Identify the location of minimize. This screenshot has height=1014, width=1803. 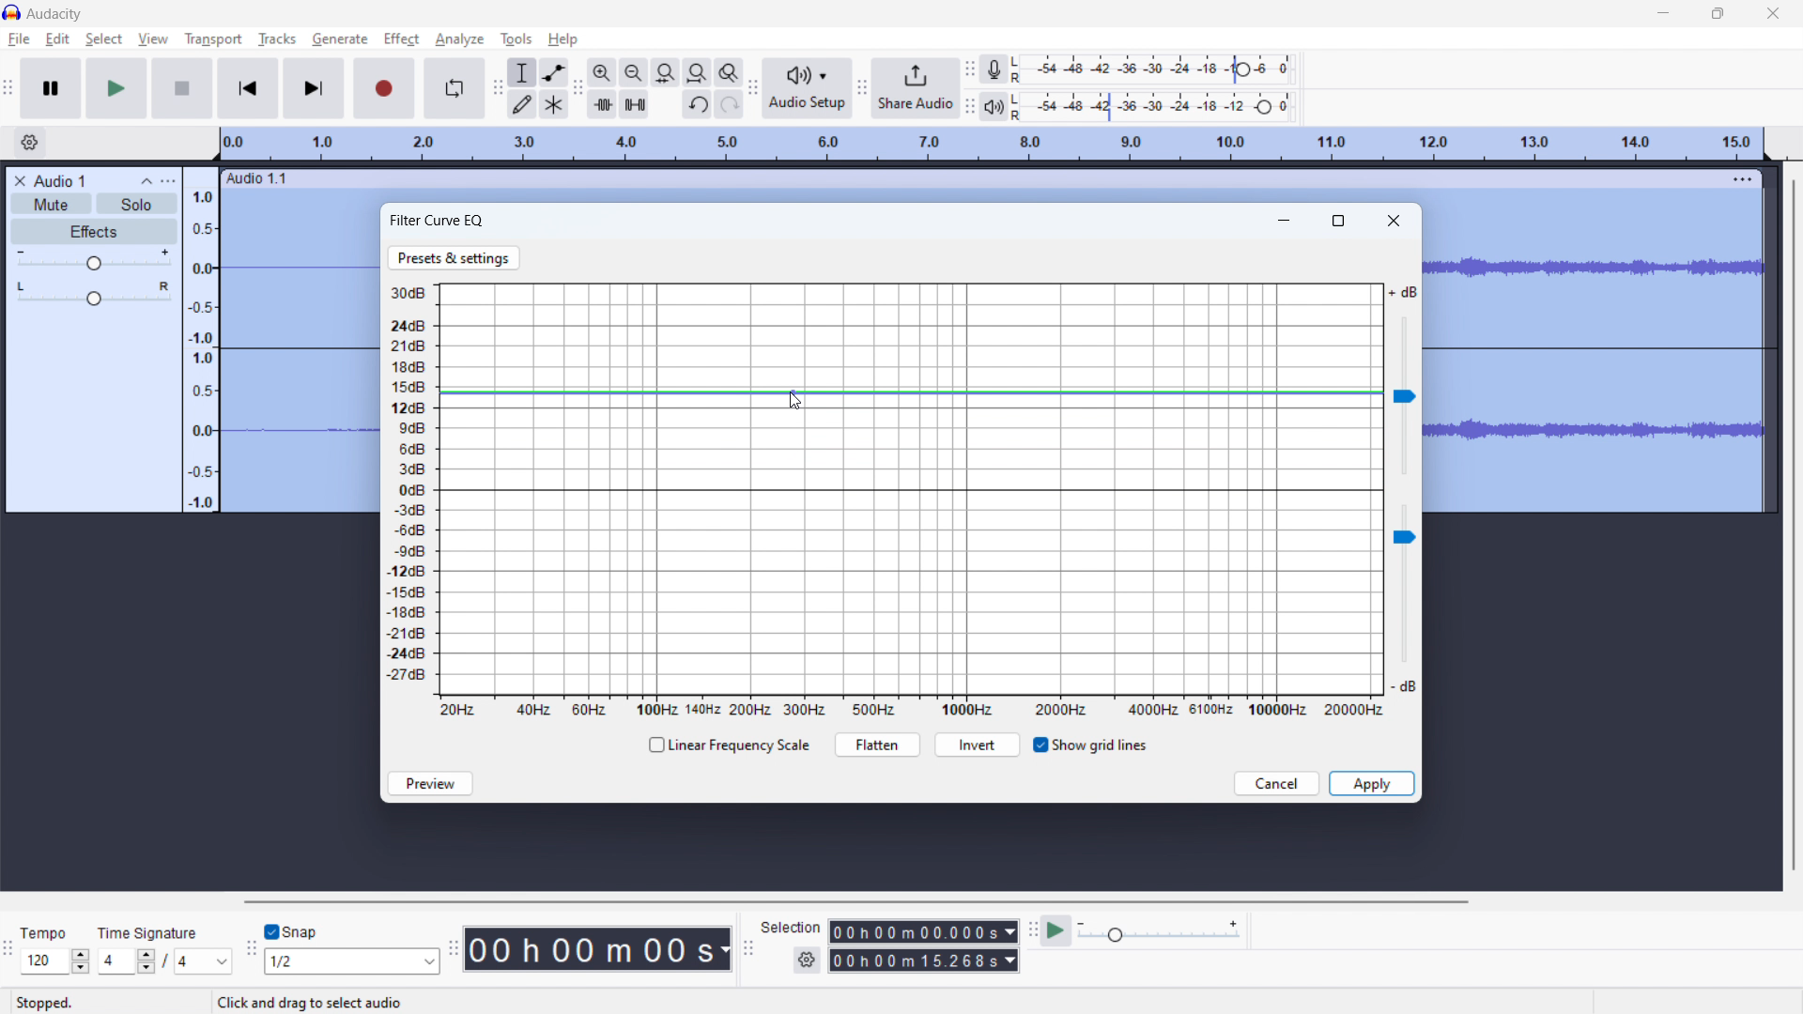
(1664, 12).